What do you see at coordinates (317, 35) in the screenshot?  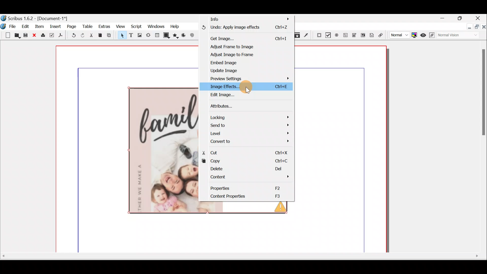 I see `PDF push button` at bounding box center [317, 35].